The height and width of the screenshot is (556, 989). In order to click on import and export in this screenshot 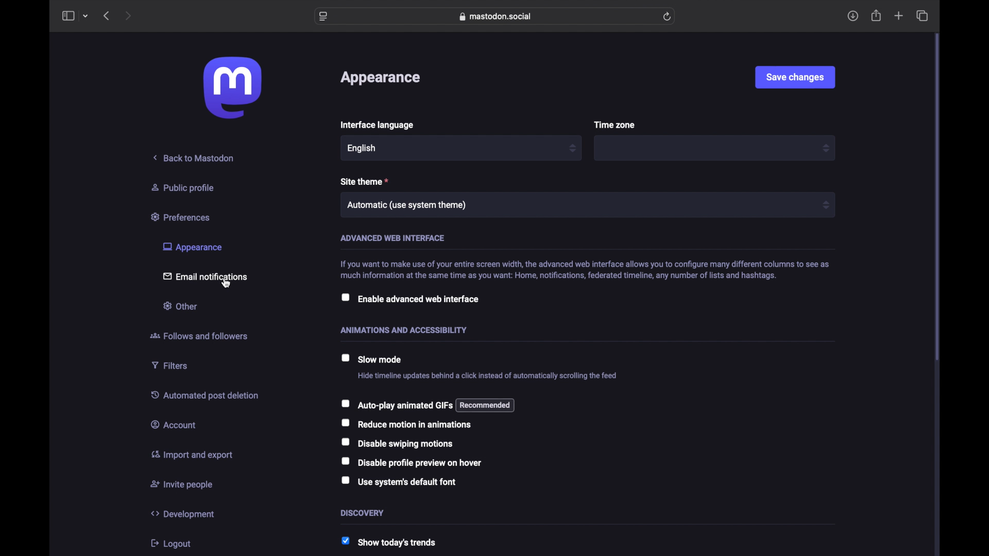, I will do `click(192, 455)`.